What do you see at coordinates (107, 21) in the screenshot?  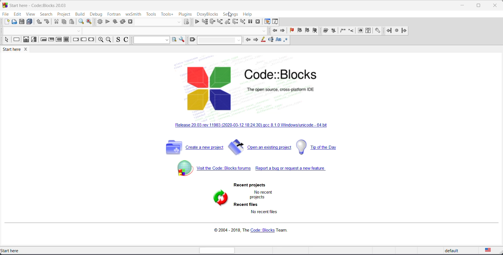 I see `run` at bounding box center [107, 21].